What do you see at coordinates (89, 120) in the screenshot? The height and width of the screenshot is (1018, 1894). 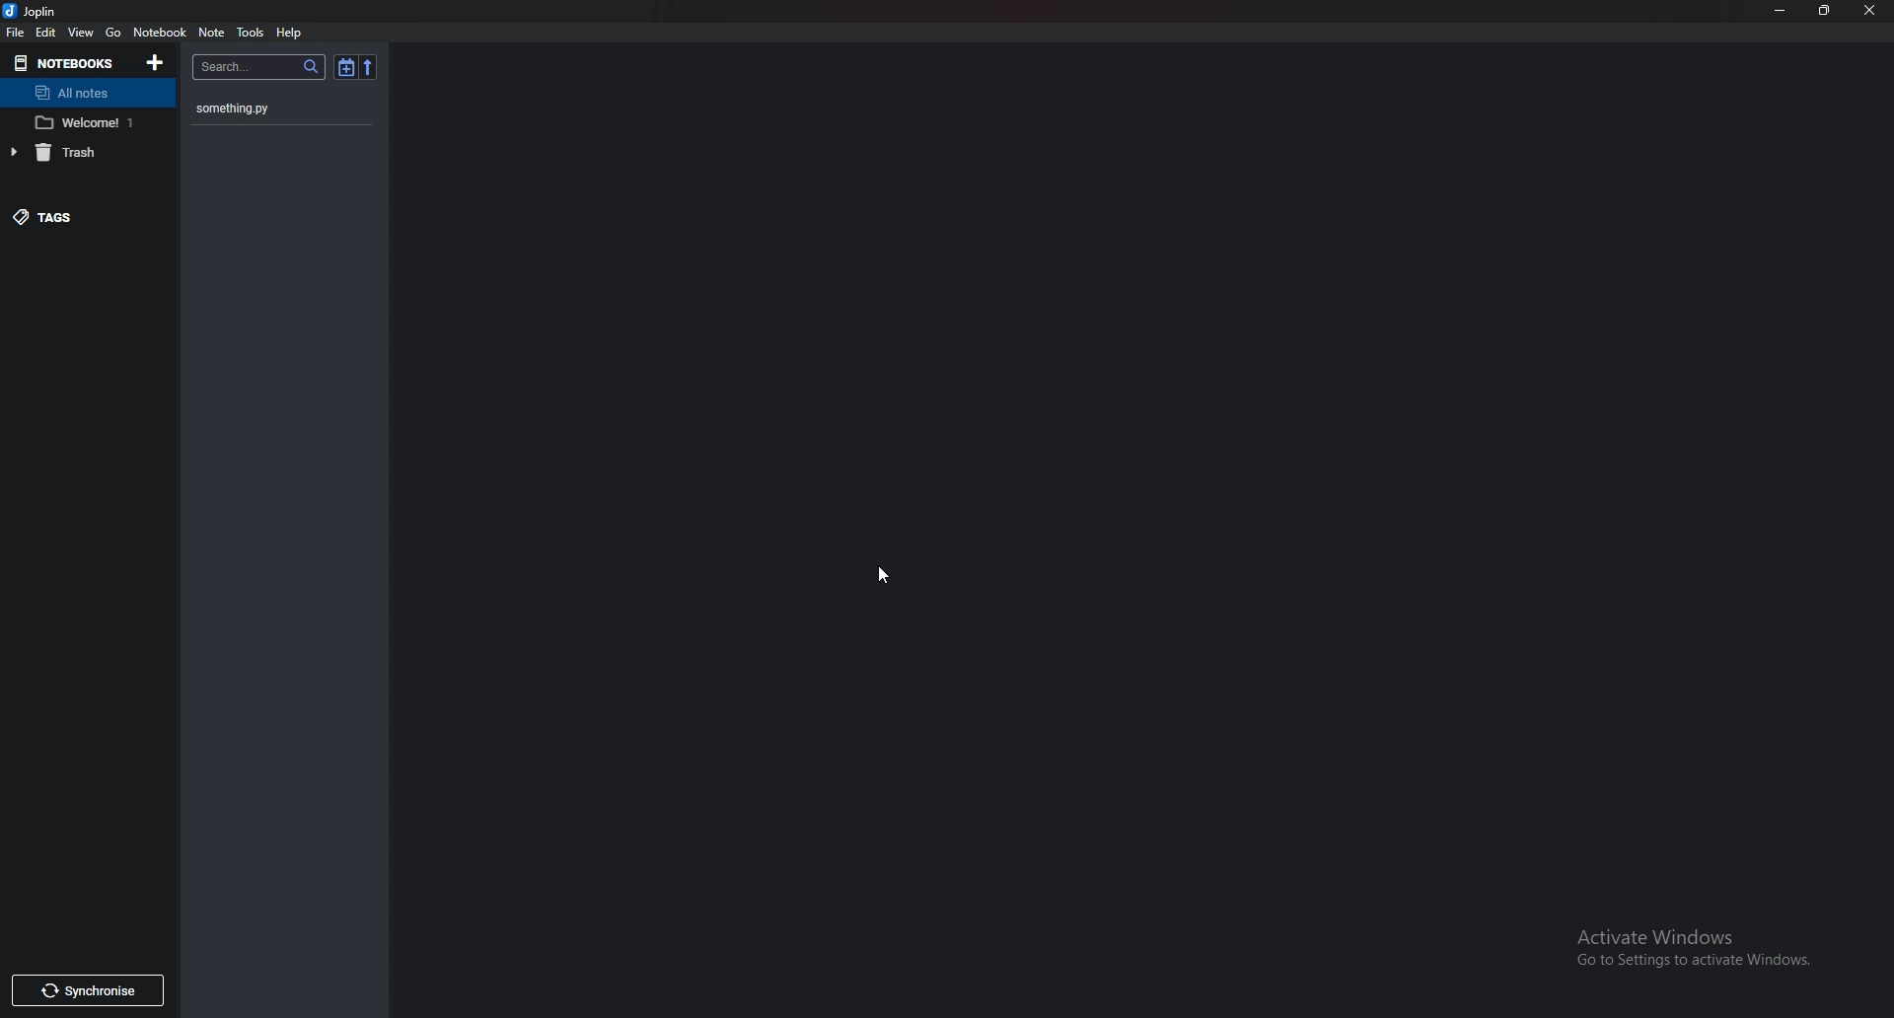 I see `Welcome 1` at bounding box center [89, 120].